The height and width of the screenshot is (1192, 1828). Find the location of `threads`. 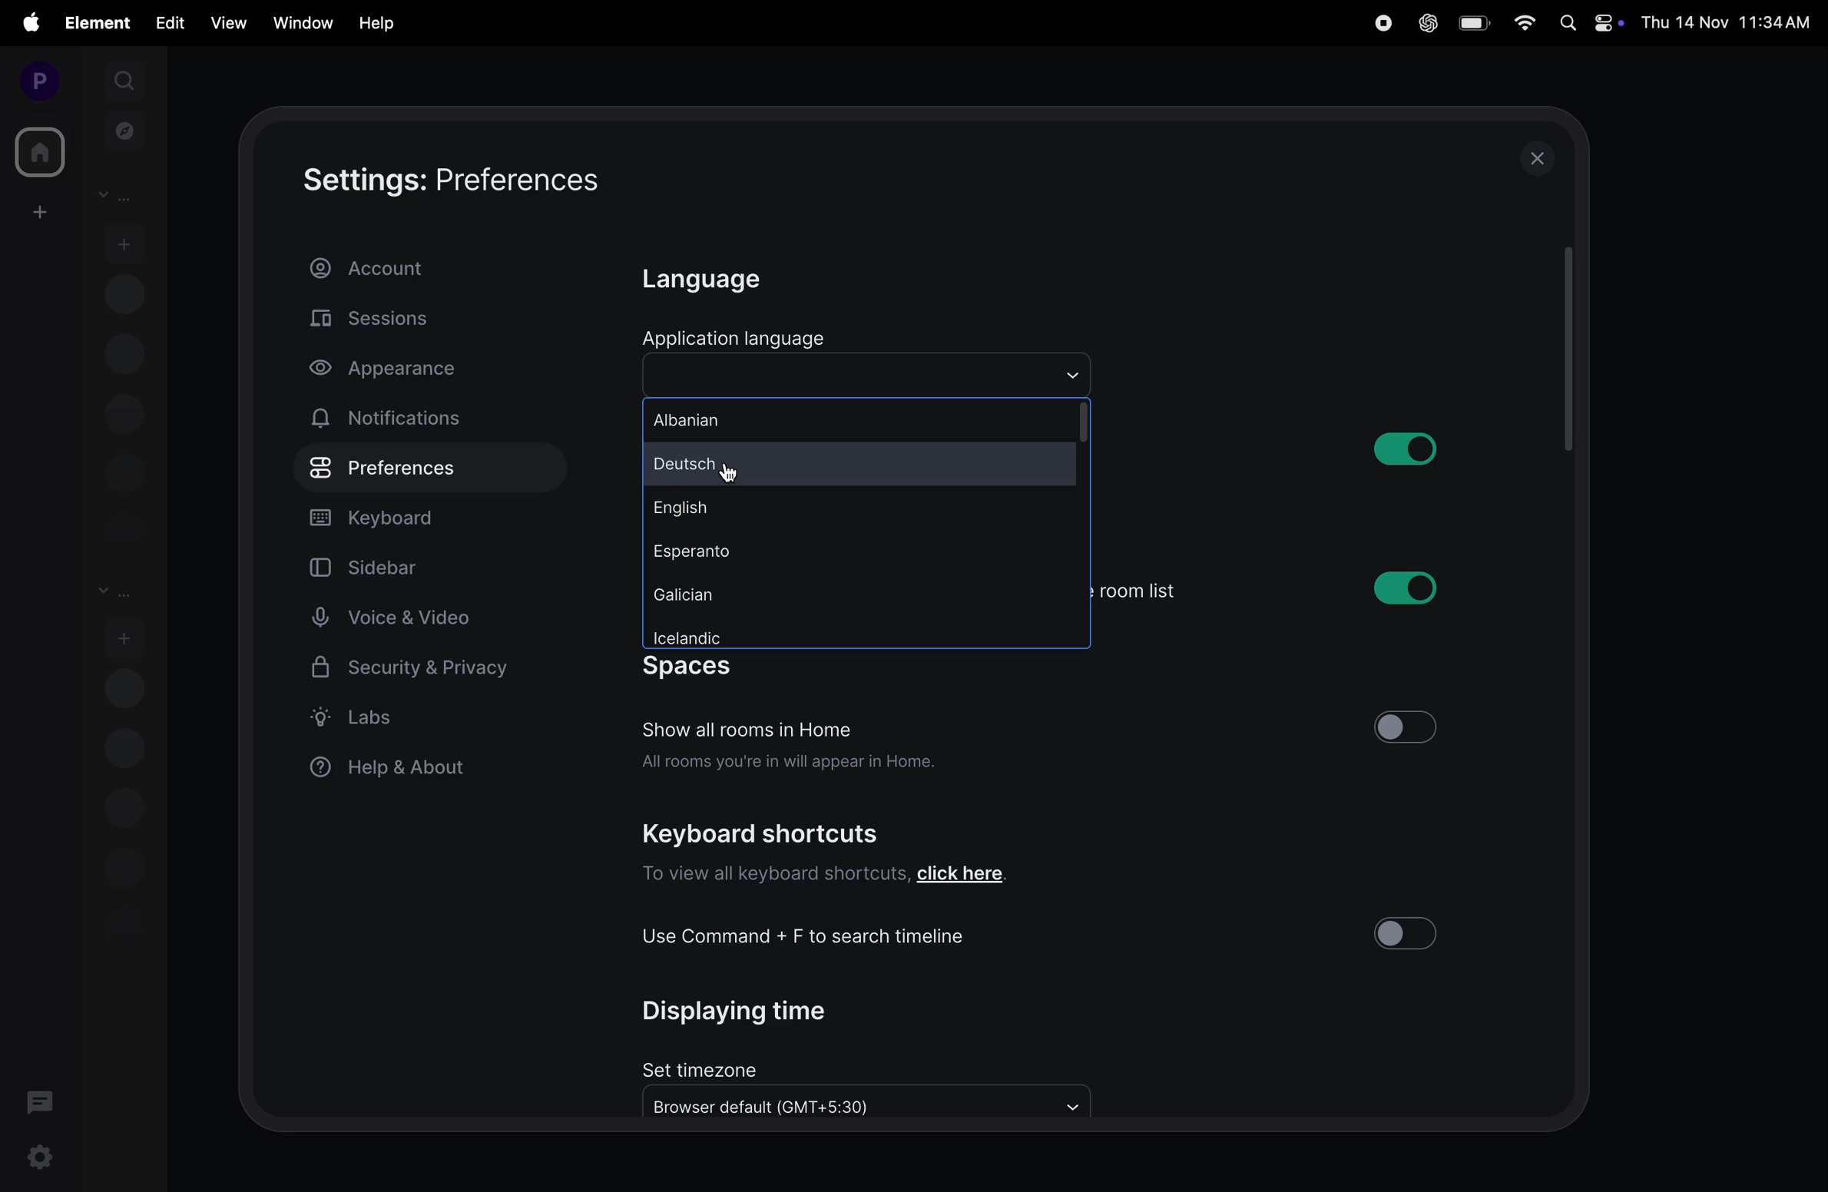

threads is located at coordinates (41, 1098).